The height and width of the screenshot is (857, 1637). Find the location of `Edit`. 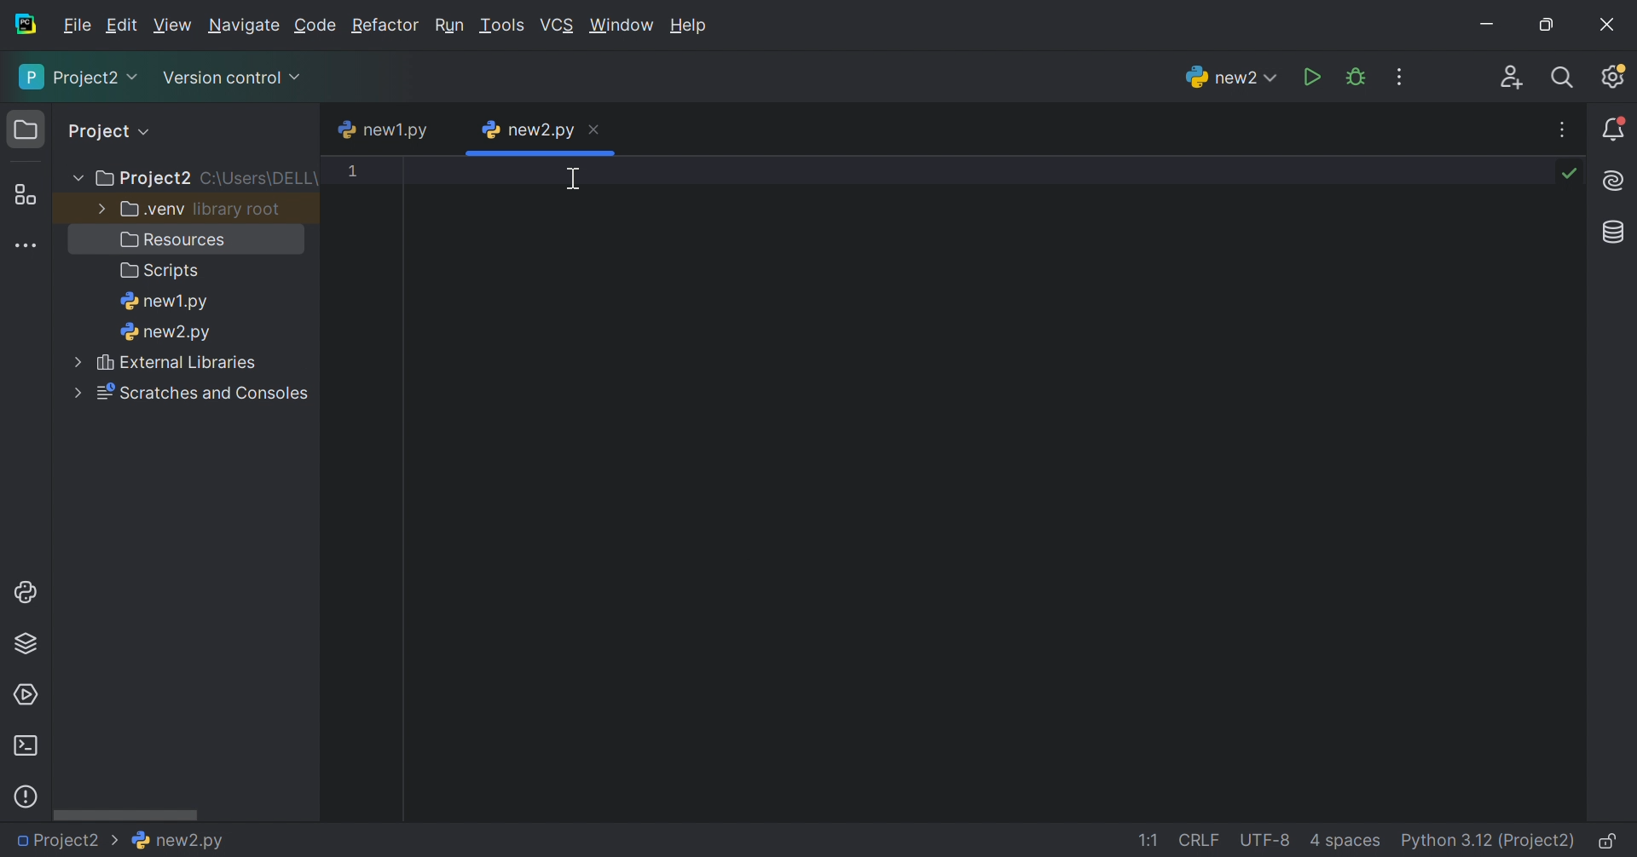

Edit is located at coordinates (122, 25).